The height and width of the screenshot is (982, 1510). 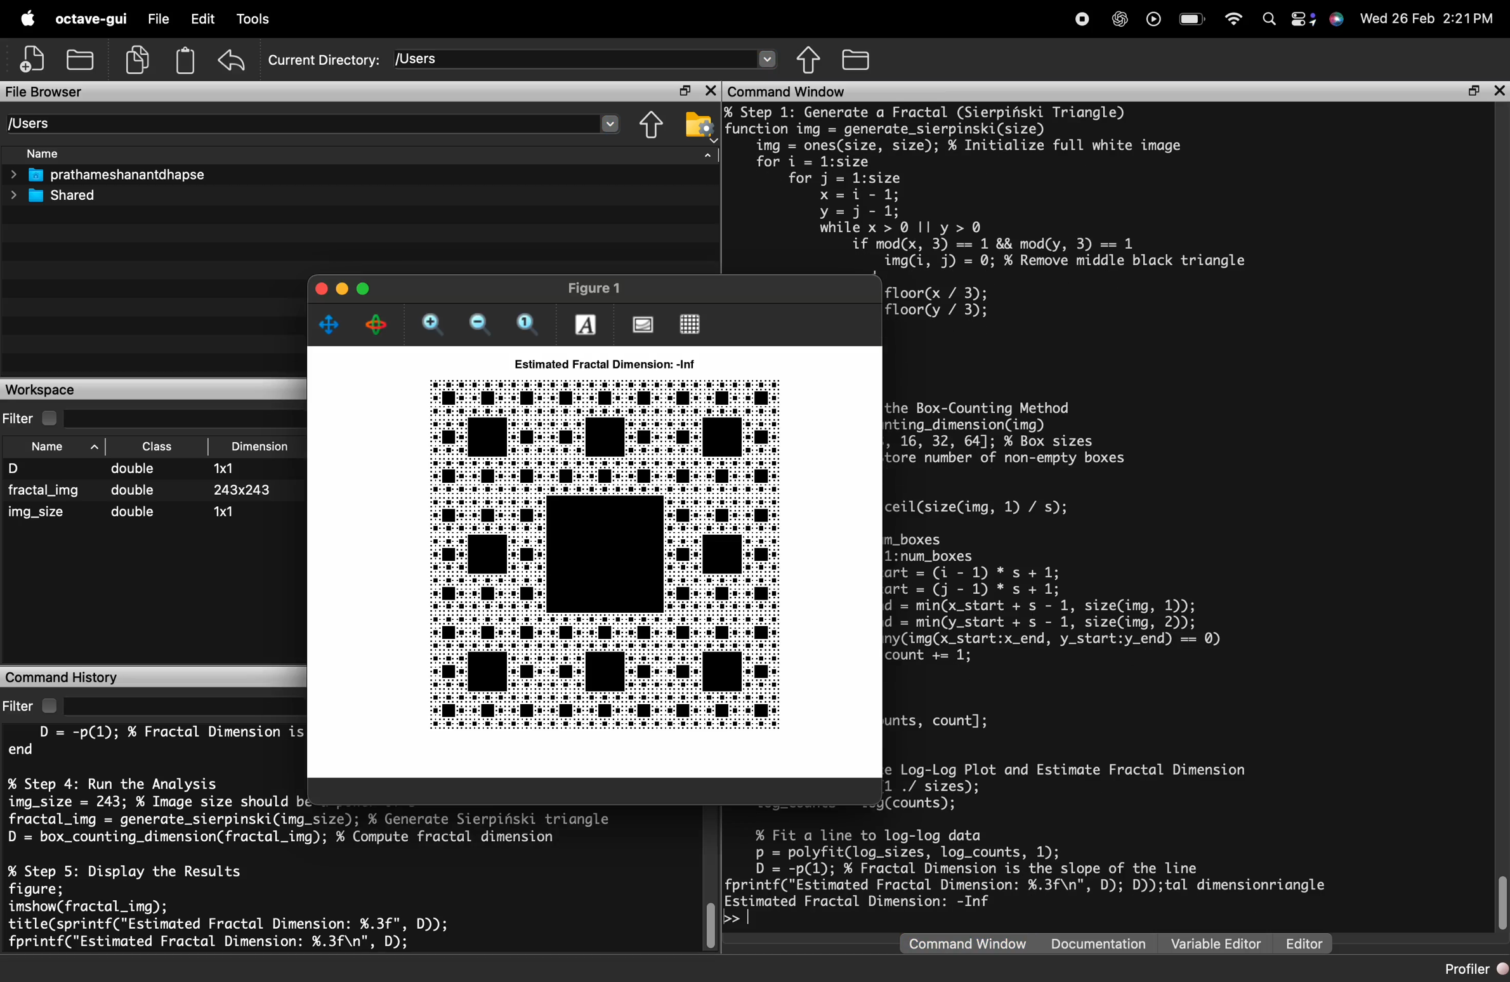 I want to click on File, so click(x=155, y=16).